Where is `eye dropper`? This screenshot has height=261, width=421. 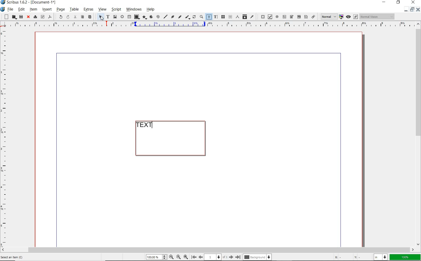
eye dropper is located at coordinates (252, 16).